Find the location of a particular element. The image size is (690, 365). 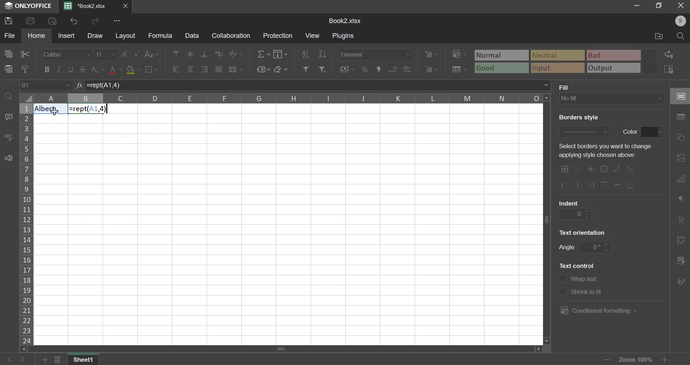

go forward is located at coordinates (26, 360).